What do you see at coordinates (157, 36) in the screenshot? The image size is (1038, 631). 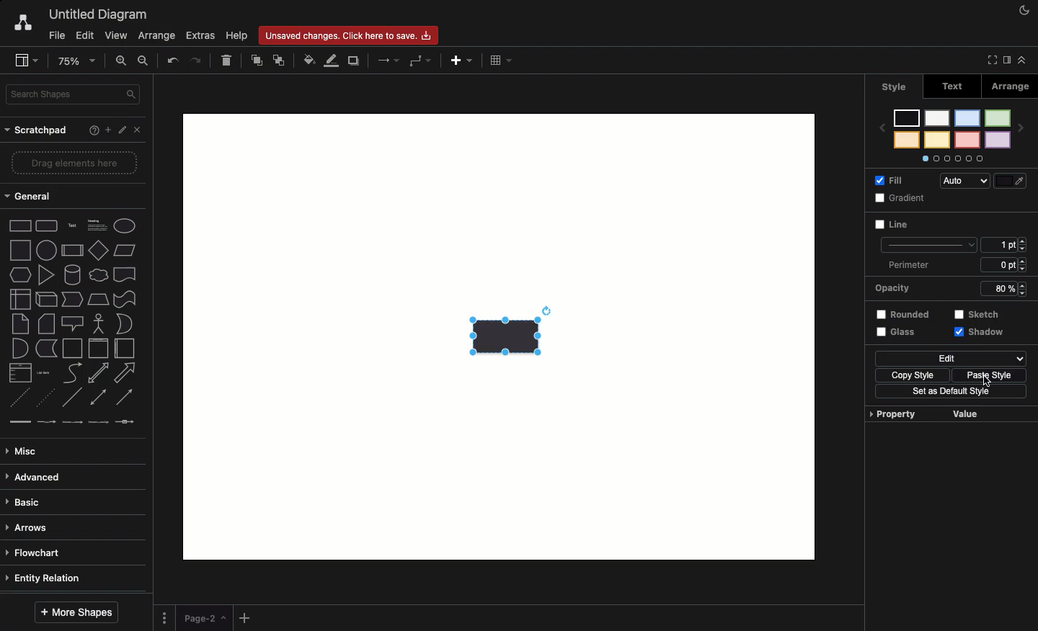 I see `Arrange` at bounding box center [157, 36].